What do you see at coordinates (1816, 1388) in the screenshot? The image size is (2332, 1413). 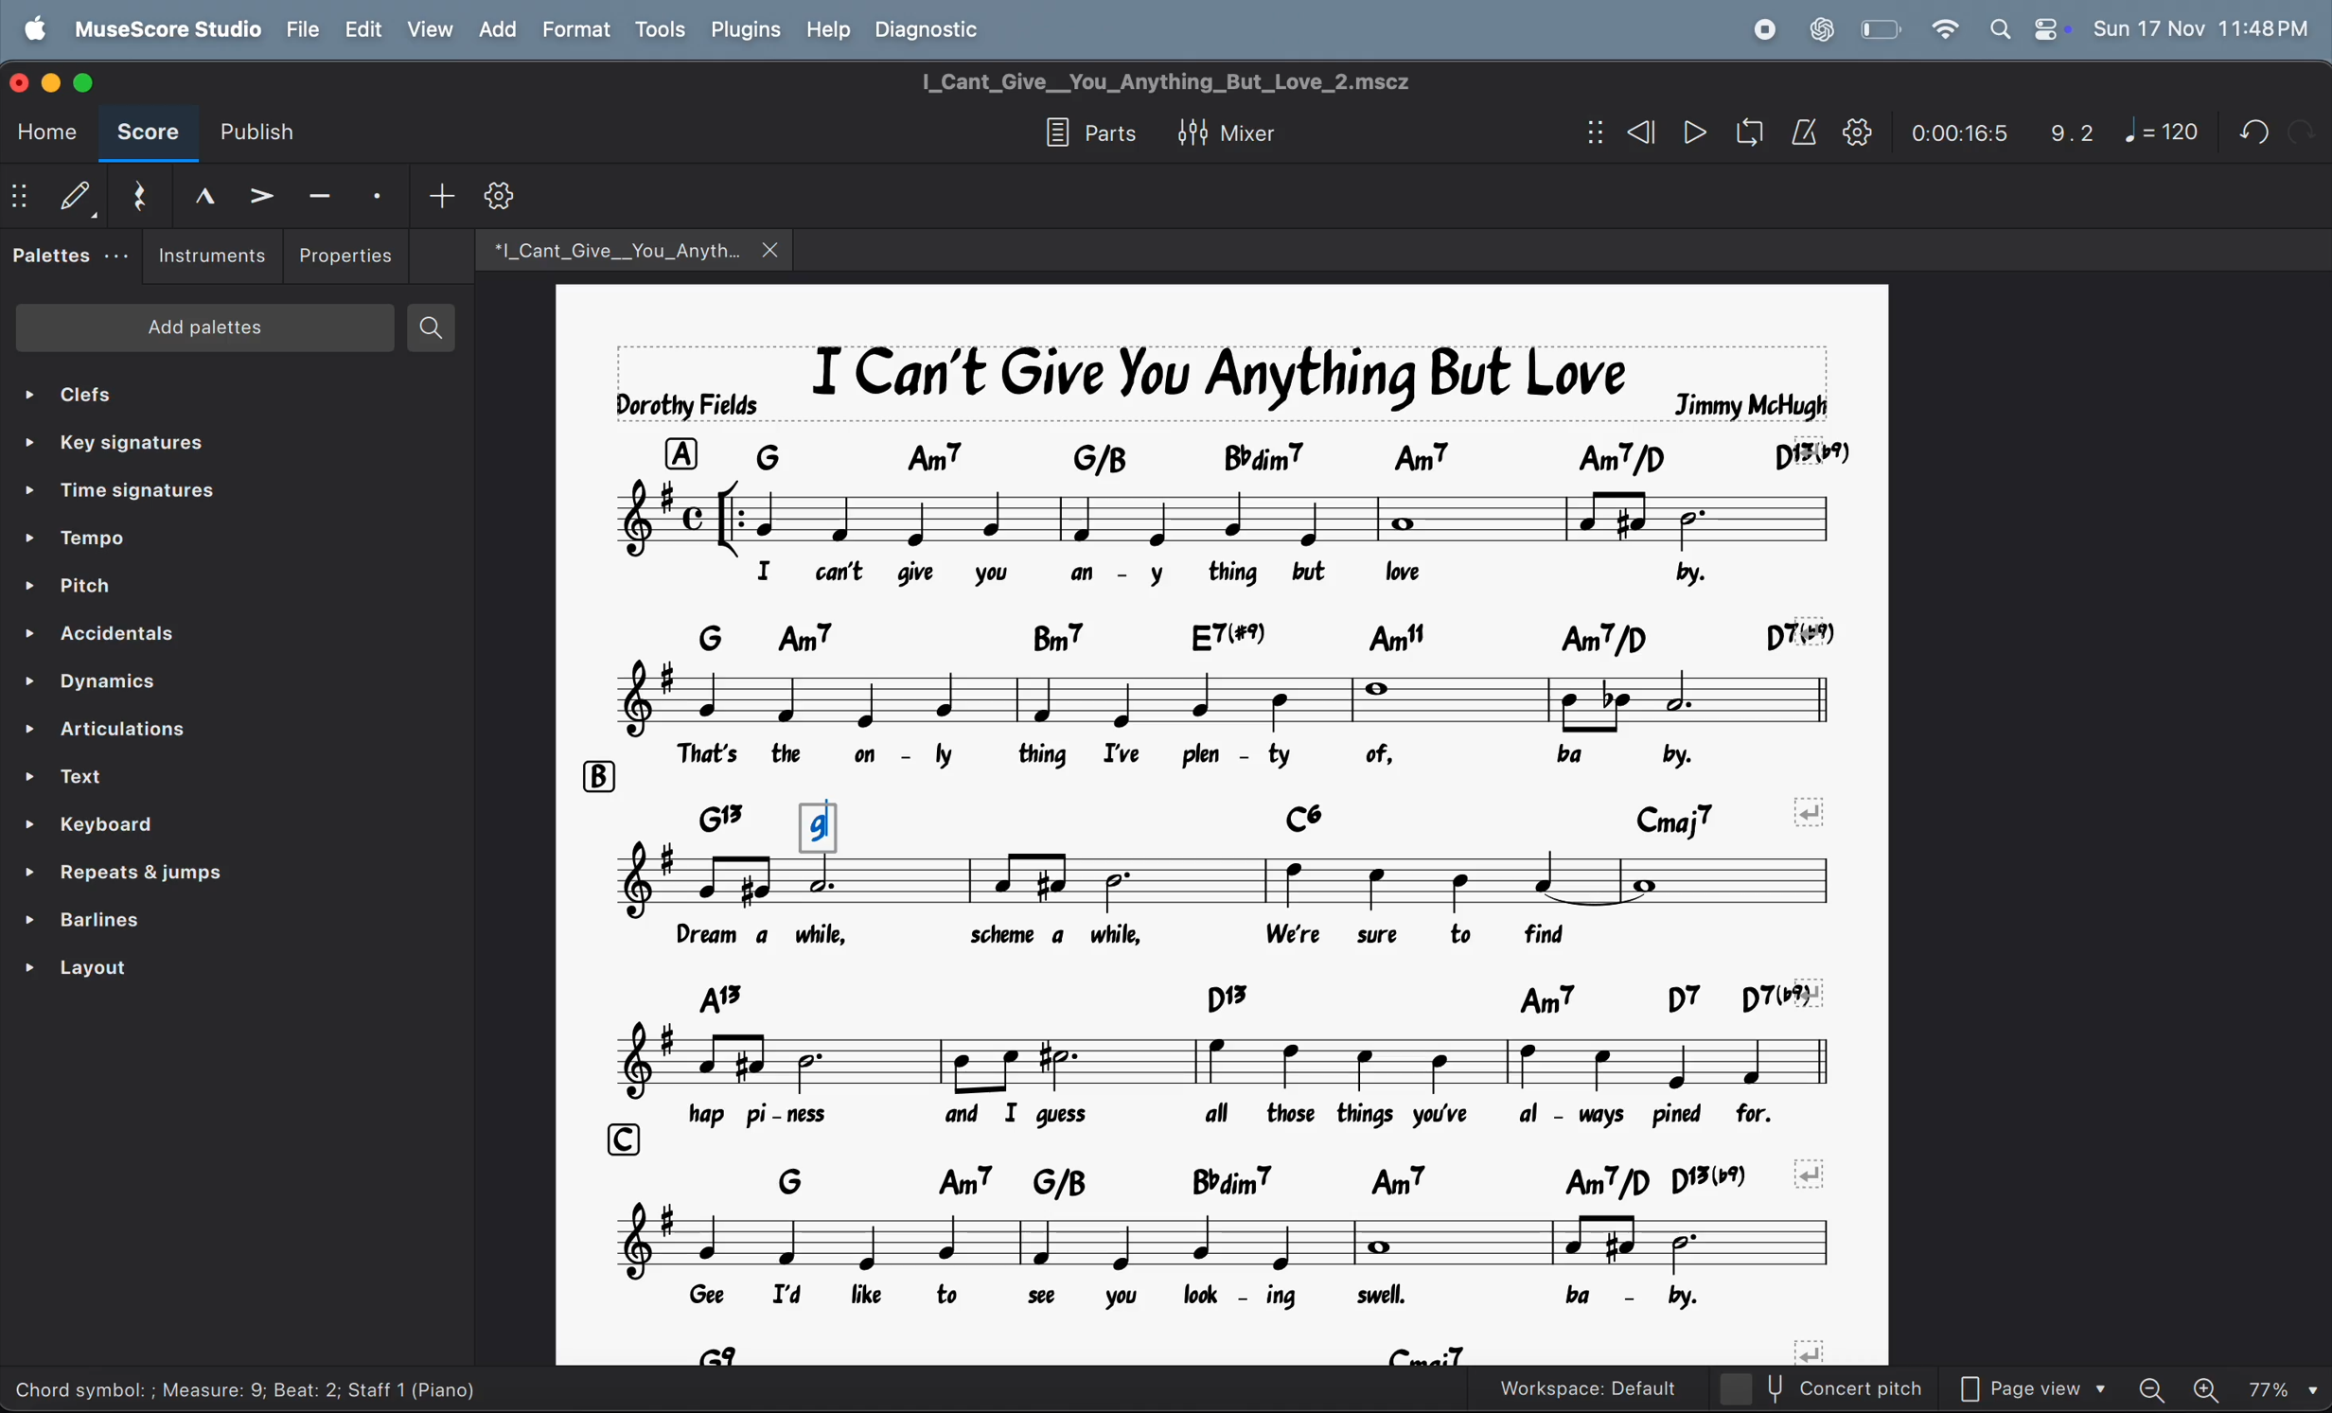 I see `concert pitch` at bounding box center [1816, 1388].